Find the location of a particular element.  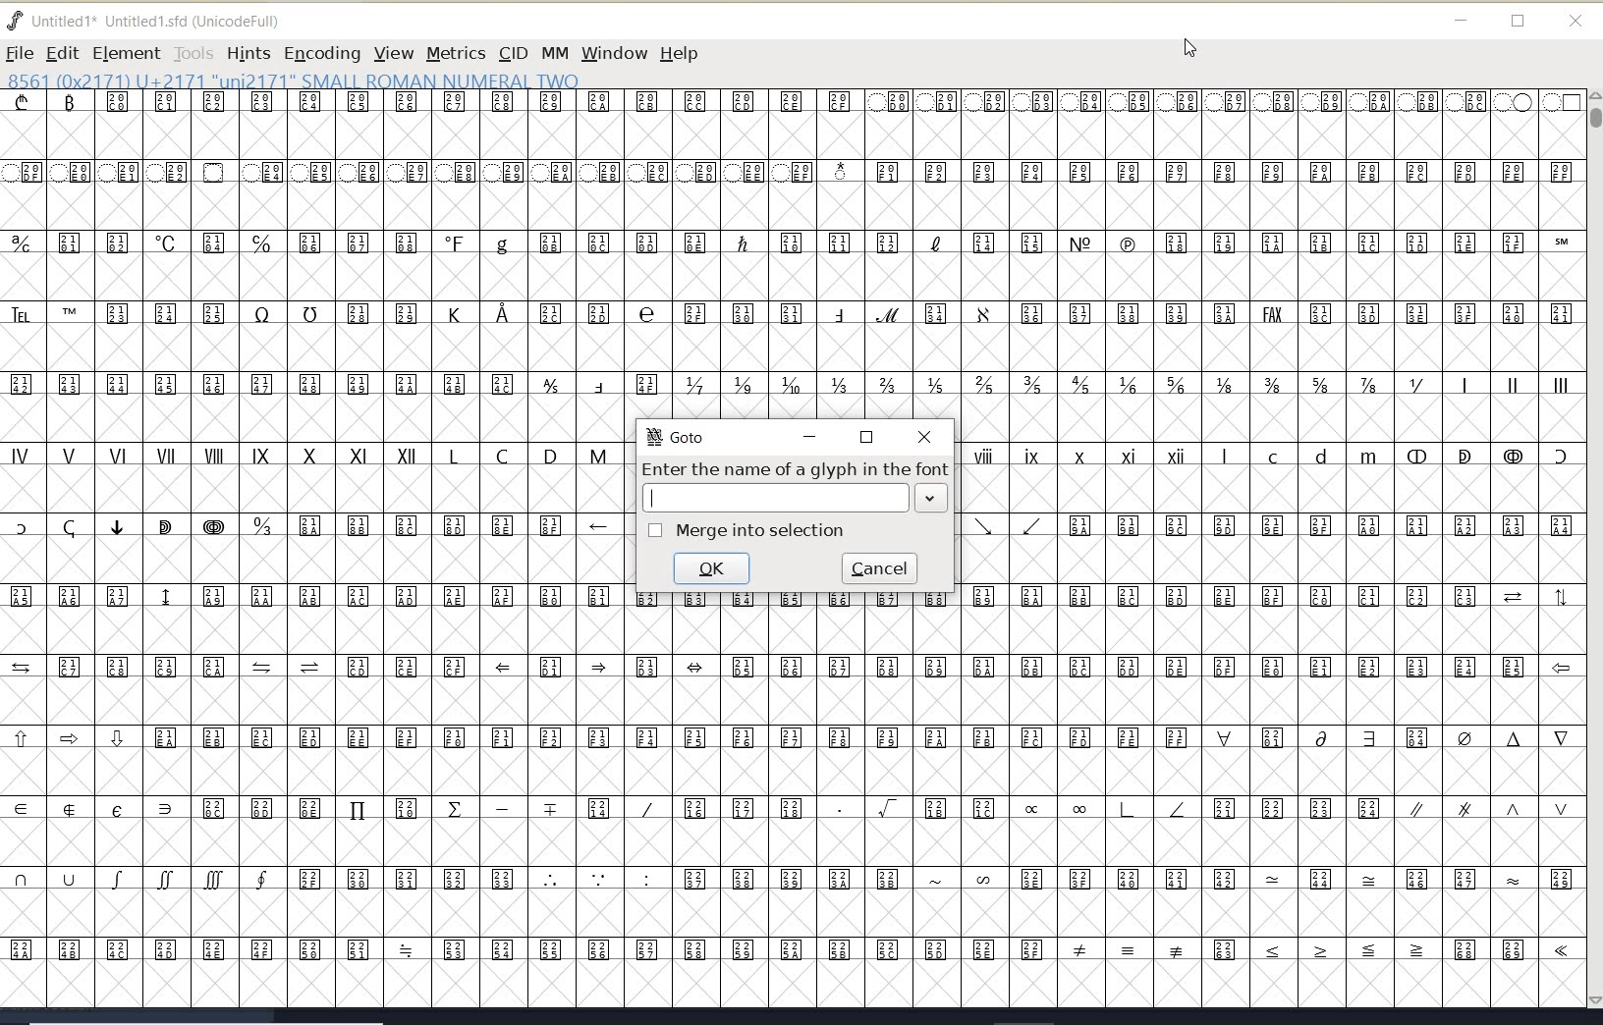

GLYPHY CHARACTERS & NUMBERS is located at coordinates (1265, 513).